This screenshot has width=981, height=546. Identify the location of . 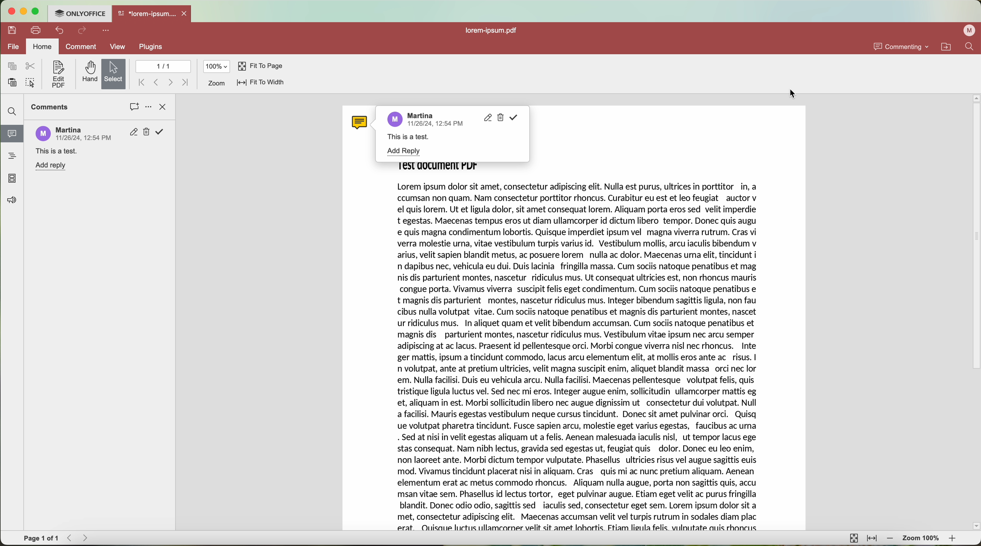
(583, 360).